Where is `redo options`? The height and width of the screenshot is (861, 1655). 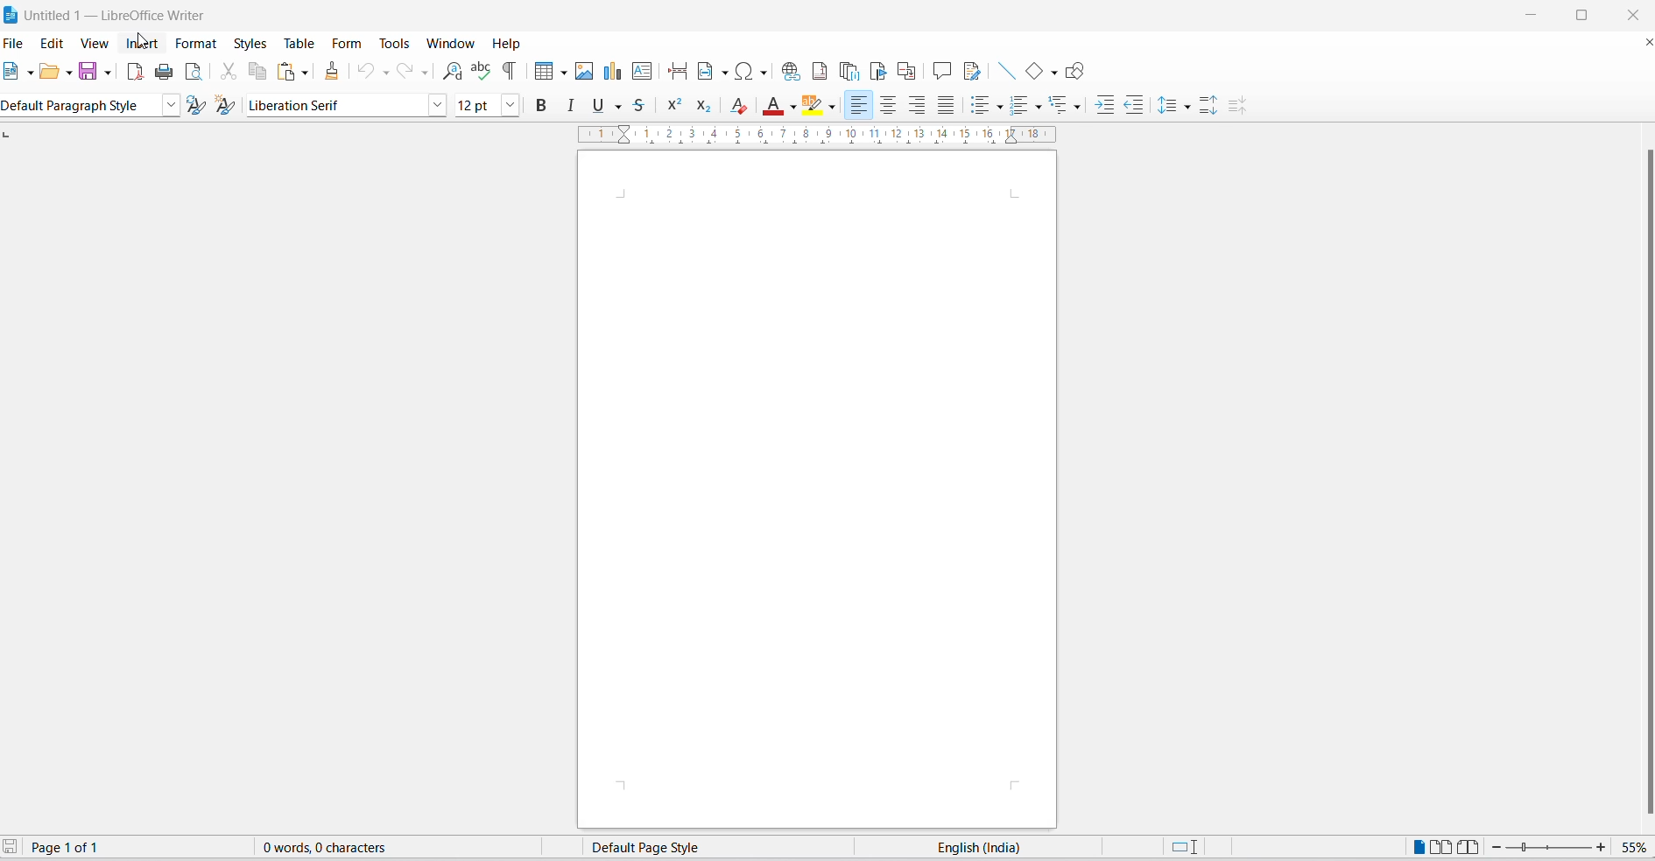 redo options is located at coordinates (425, 72).